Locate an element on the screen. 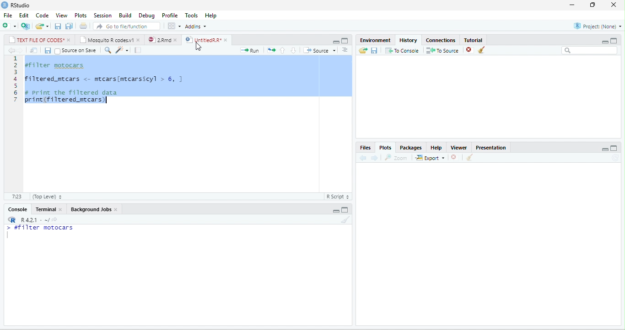  Build is located at coordinates (125, 15).